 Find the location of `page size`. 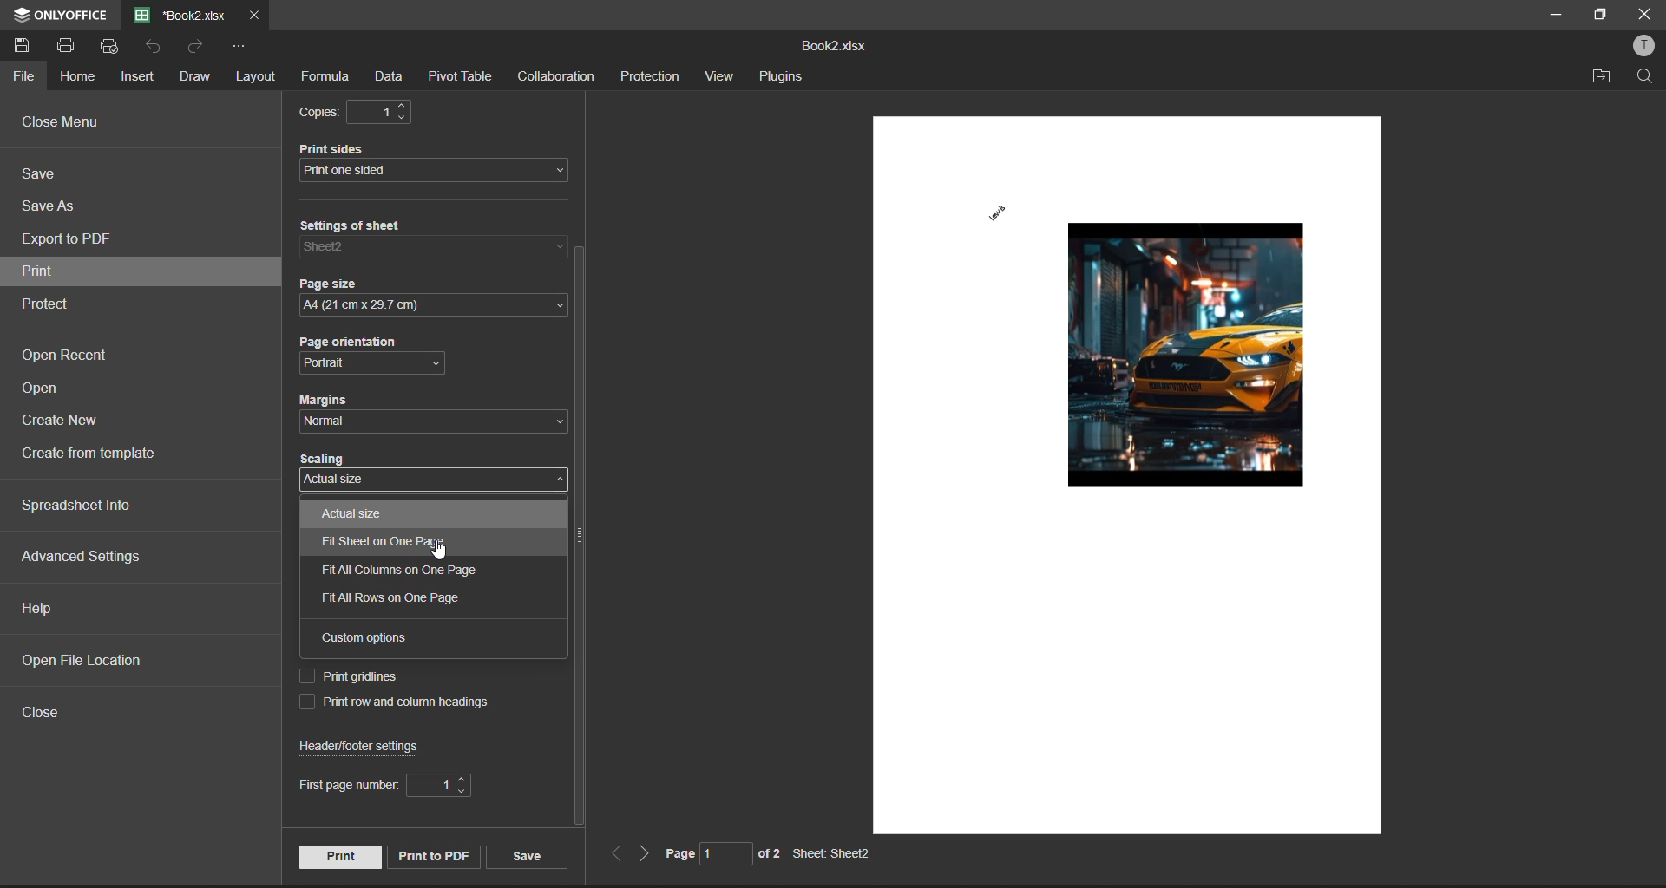

page size is located at coordinates (339, 286).